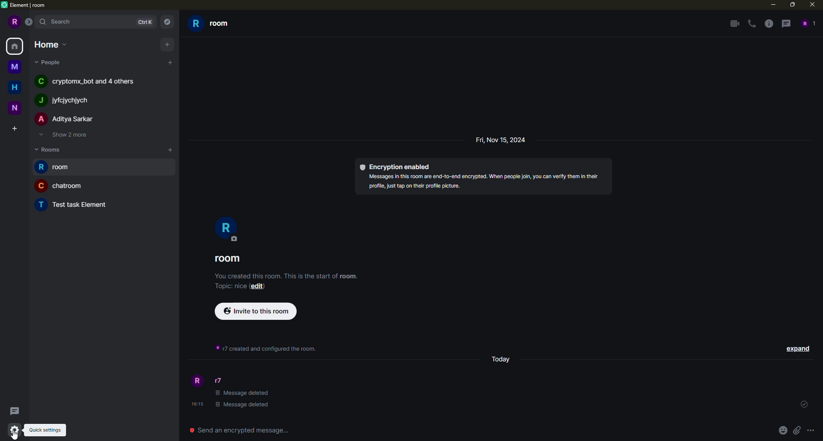 This screenshot has height=441, width=823. I want to click on expand, so click(798, 348).